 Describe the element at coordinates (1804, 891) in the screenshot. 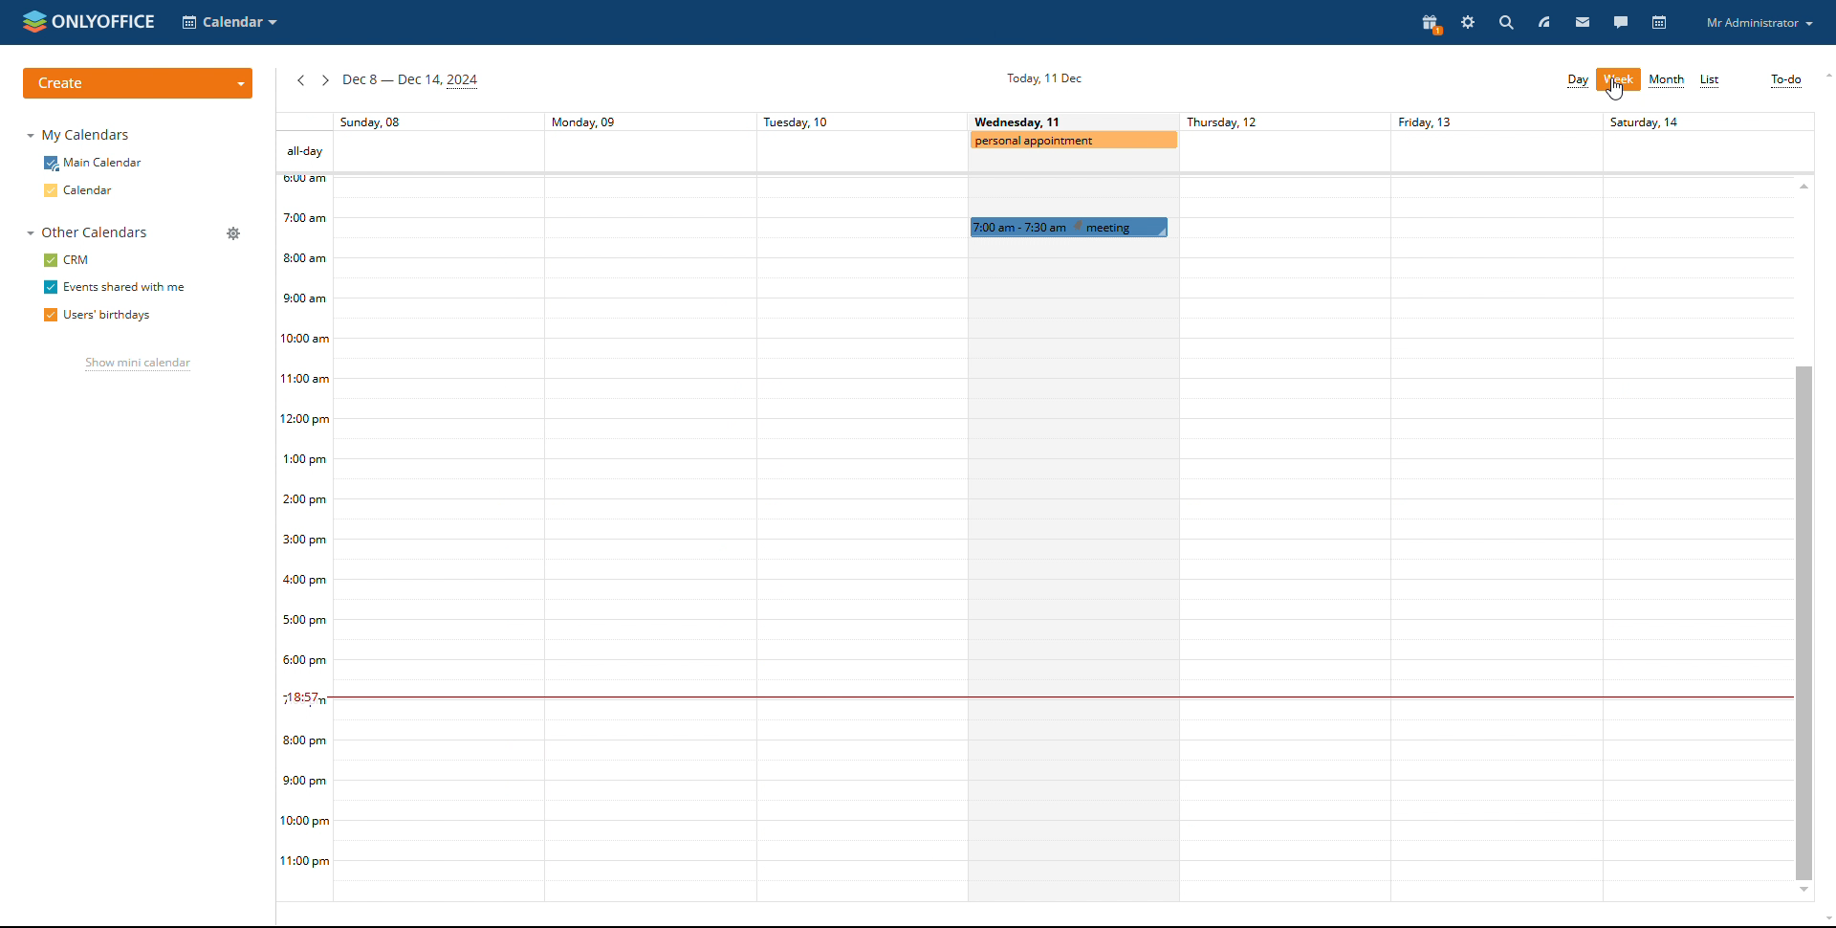

I see `scroll down` at that location.